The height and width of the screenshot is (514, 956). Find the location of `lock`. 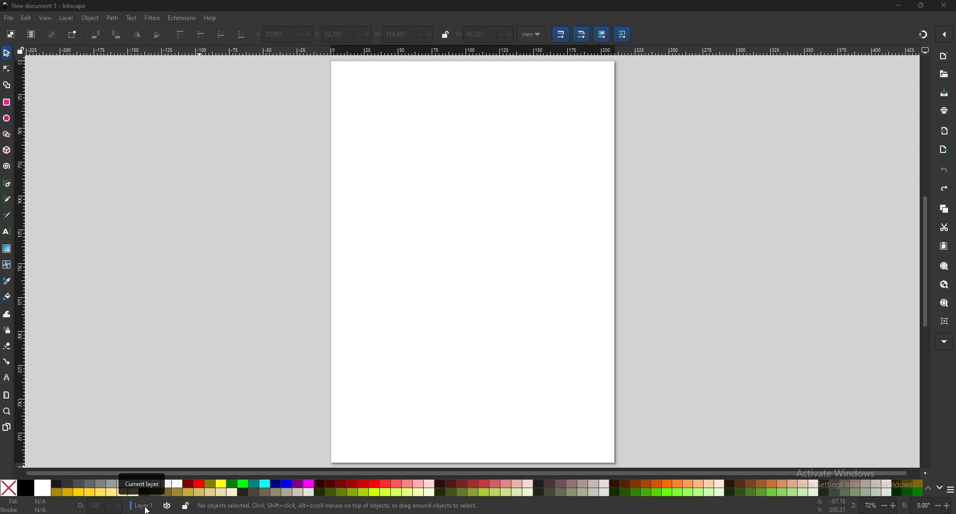

lock is located at coordinates (185, 506).